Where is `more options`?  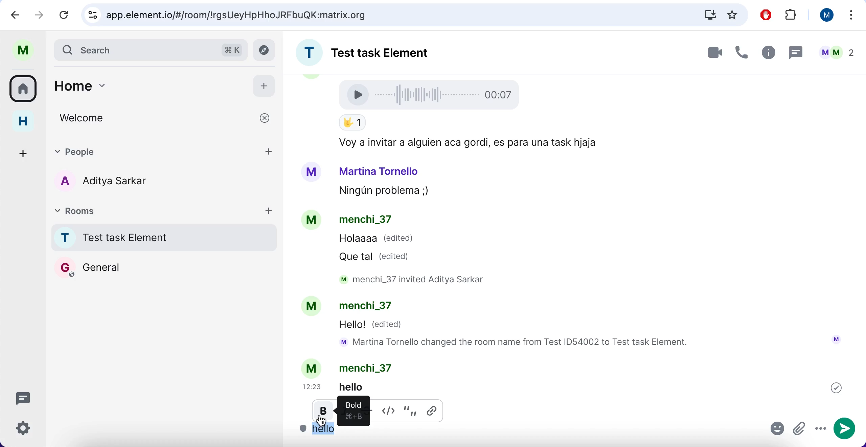 more options is located at coordinates (820, 429).